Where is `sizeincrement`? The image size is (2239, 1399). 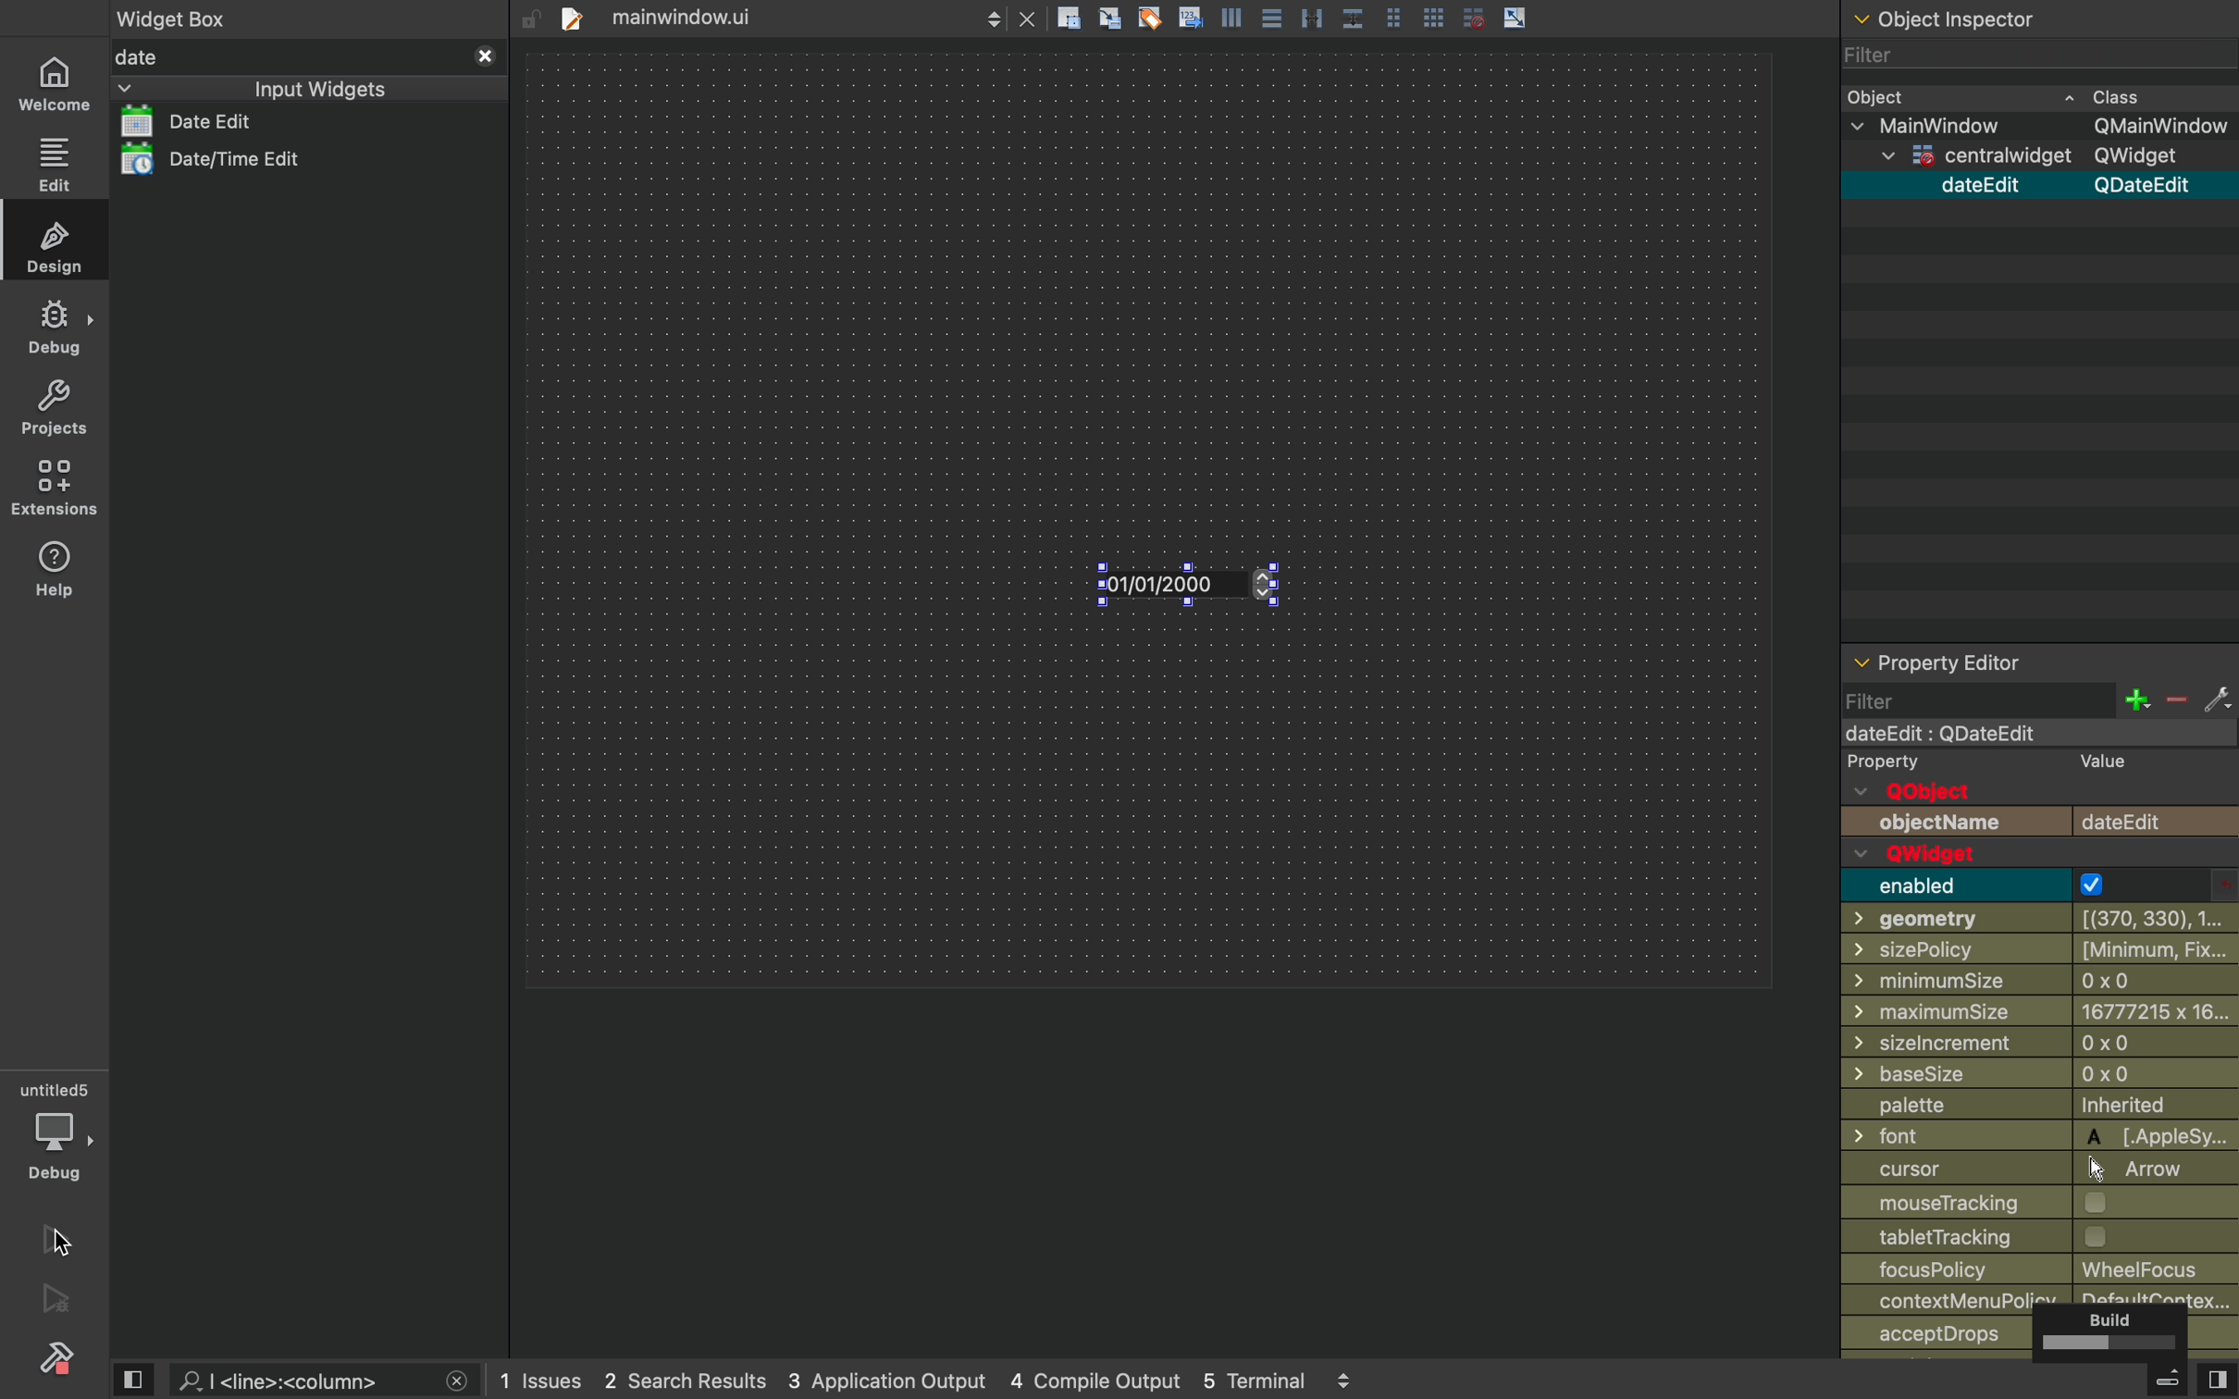 sizeincrement is located at coordinates (2040, 1046).